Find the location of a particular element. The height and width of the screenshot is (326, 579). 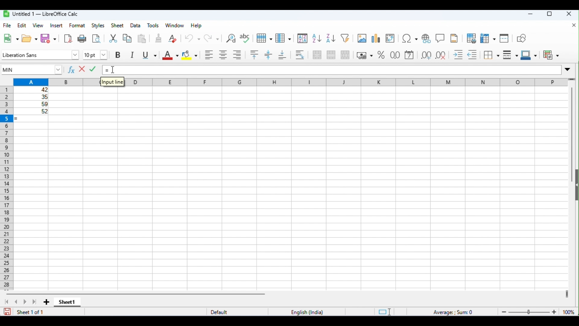

delete decimal place is located at coordinates (441, 55).